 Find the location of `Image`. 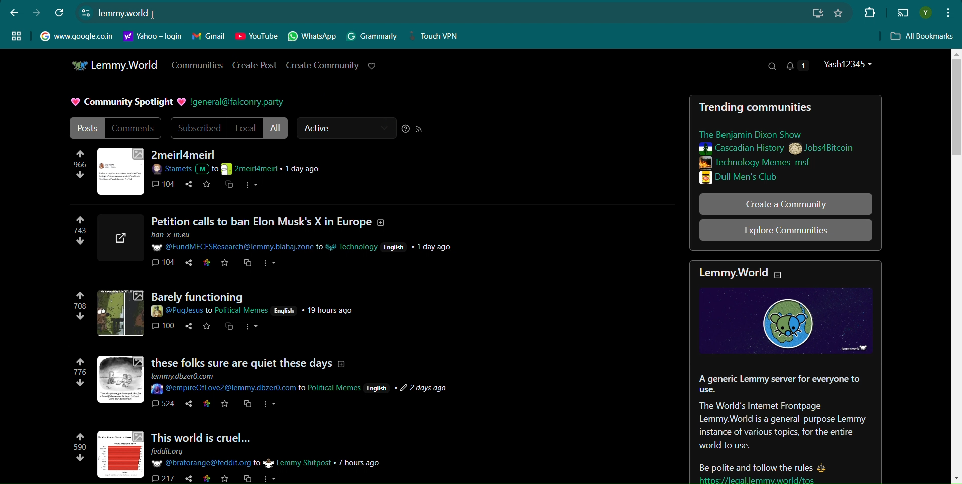

Image is located at coordinates (121, 170).